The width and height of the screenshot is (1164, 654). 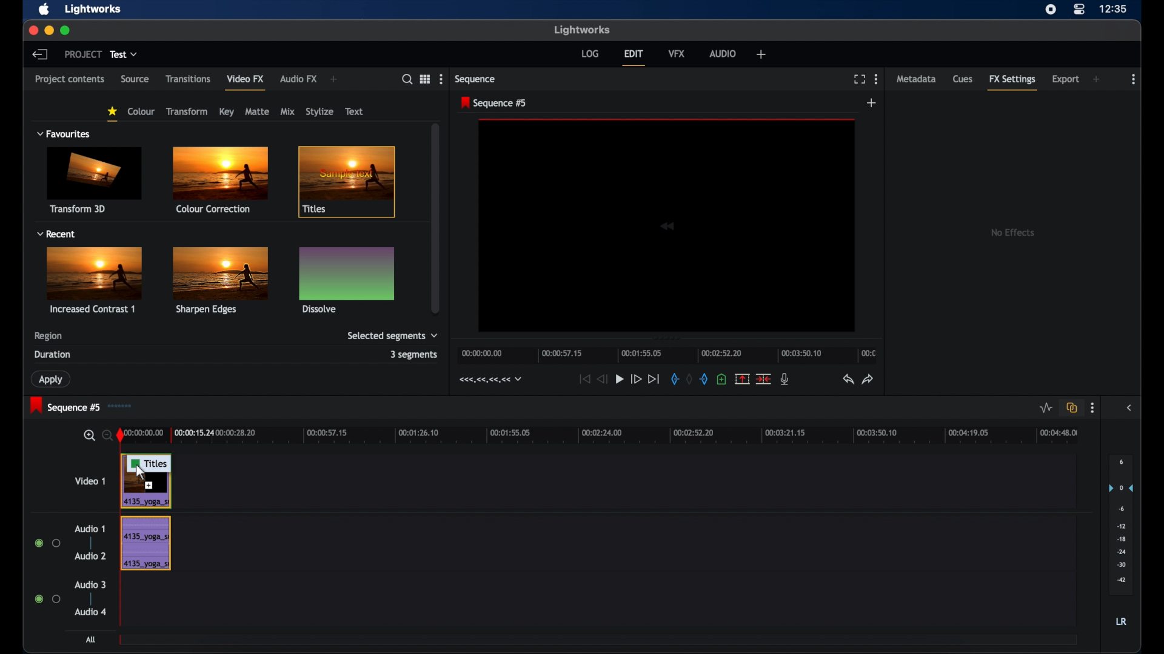 What do you see at coordinates (65, 406) in the screenshot?
I see `sequence 5` at bounding box center [65, 406].